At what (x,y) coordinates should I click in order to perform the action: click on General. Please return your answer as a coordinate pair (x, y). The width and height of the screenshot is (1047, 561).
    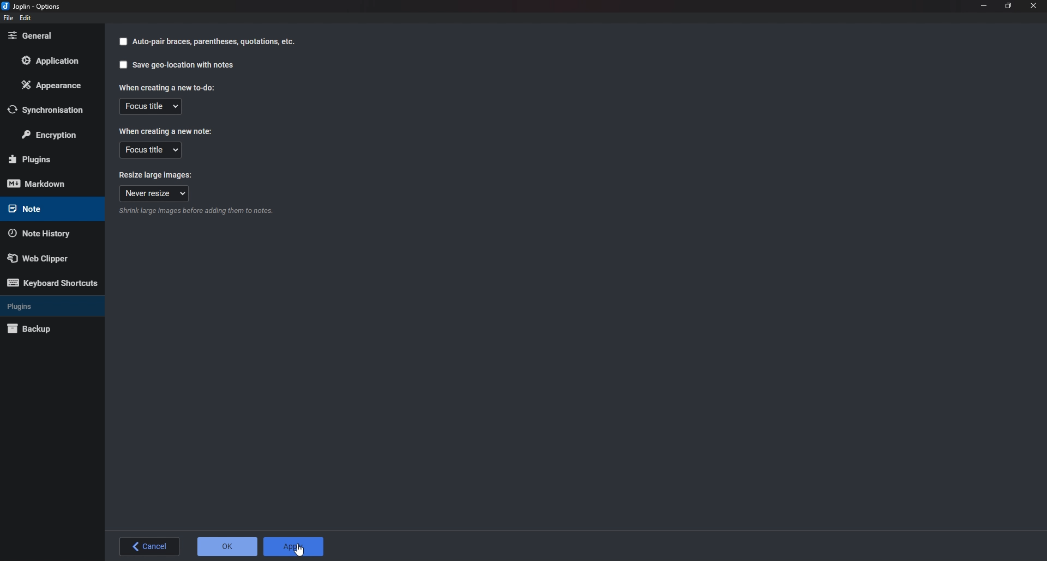
    Looking at the image, I should click on (49, 36).